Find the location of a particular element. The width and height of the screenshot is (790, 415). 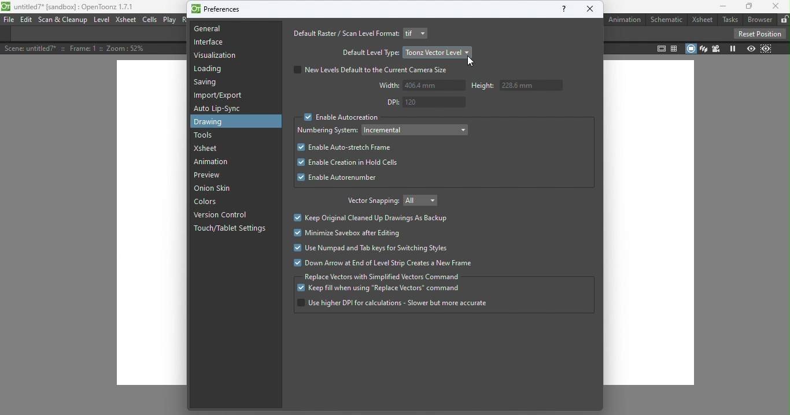

Preview is located at coordinates (207, 175).